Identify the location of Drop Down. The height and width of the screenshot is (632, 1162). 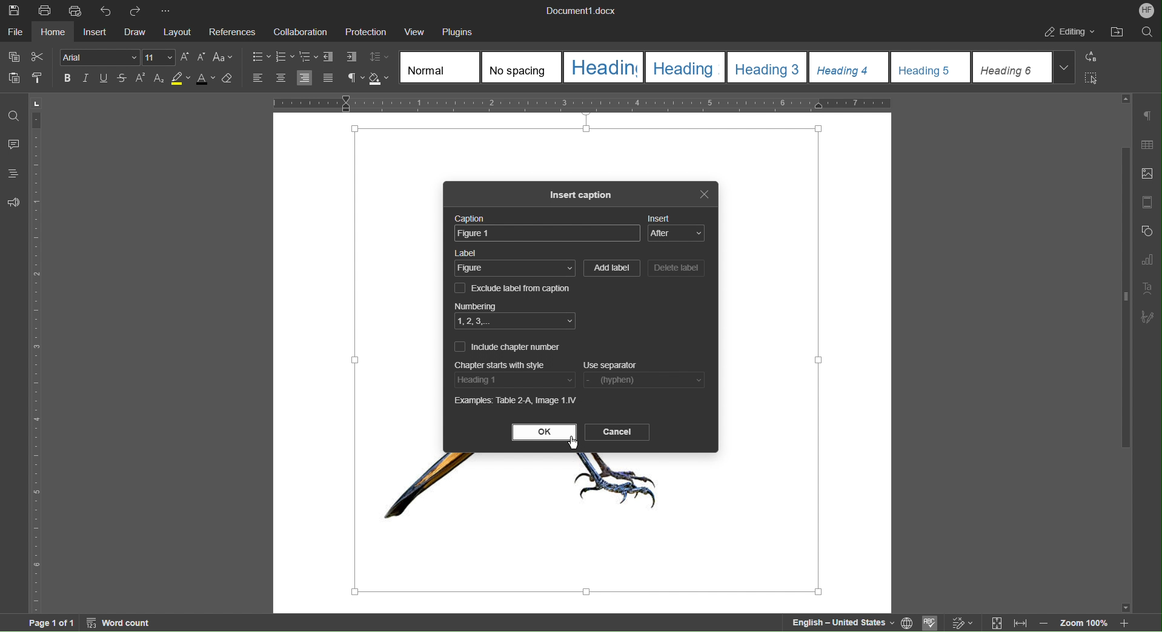
(1064, 67).